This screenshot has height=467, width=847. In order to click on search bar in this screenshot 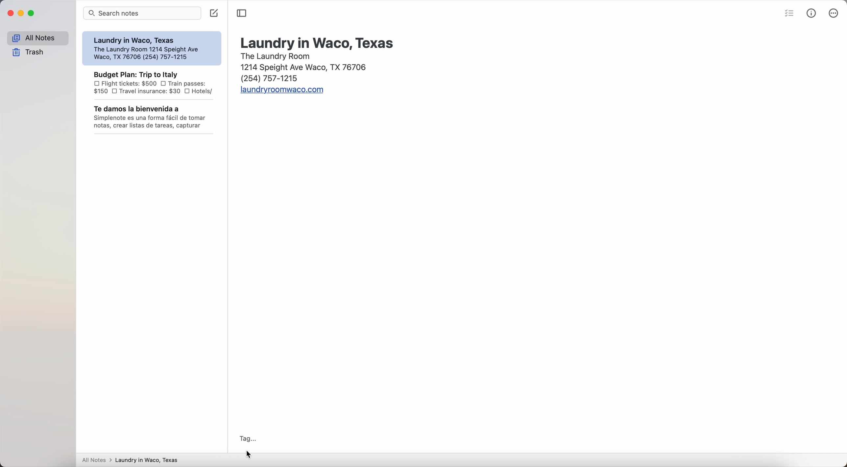, I will do `click(142, 13)`.